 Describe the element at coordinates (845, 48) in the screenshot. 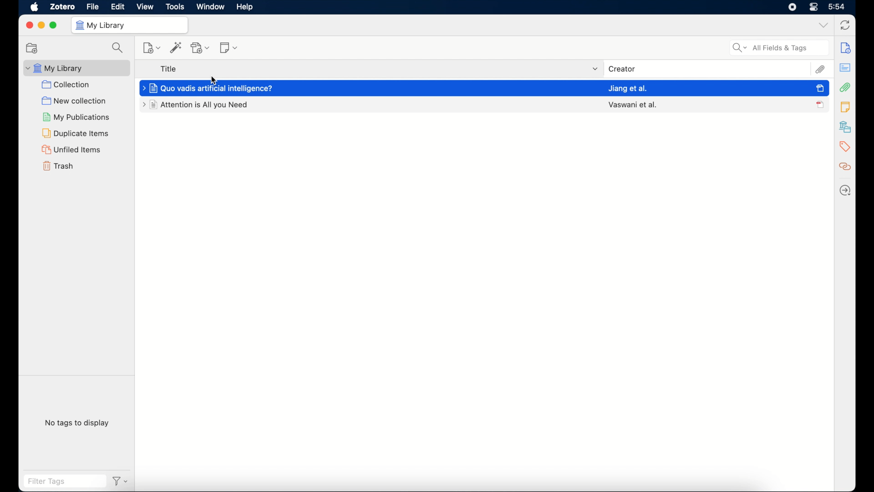

I see `info` at that location.